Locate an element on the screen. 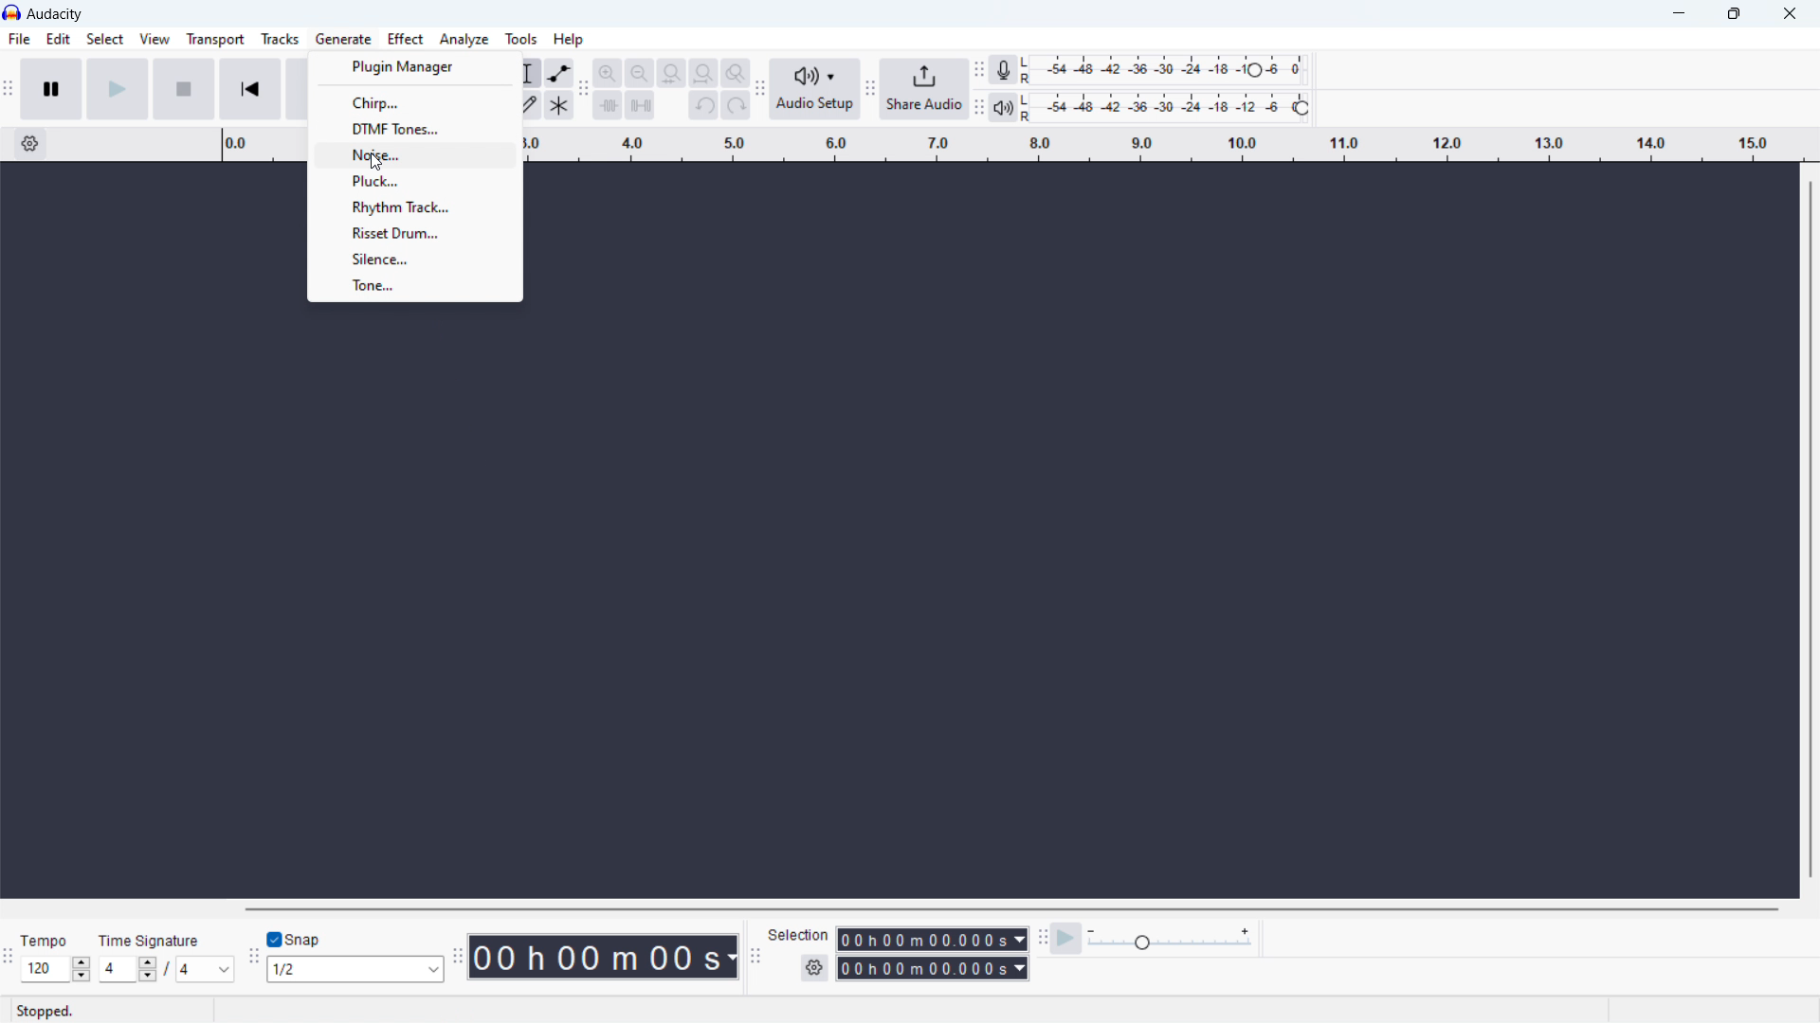 Image resolution: width=1820 pixels, height=1023 pixels. audio setup toolbar is located at coordinates (760, 88).